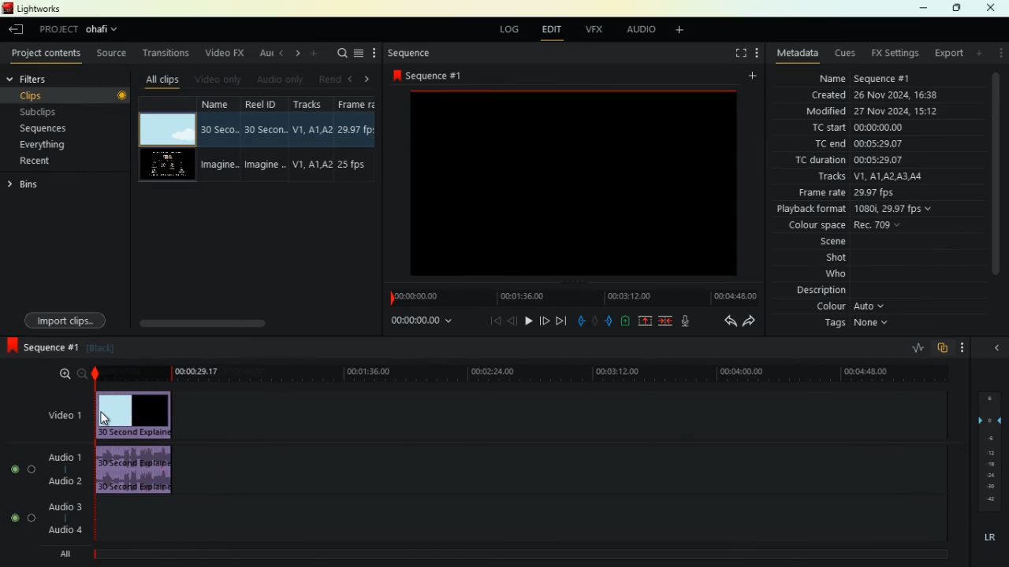  I want to click on log, so click(506, 31).